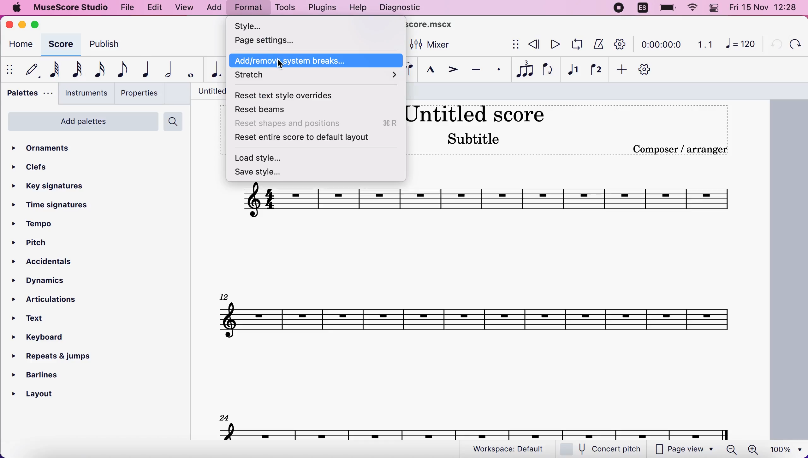 The width and height of the screenshot is (808, 458). I want to click on recording stopped, so click(620, 9).